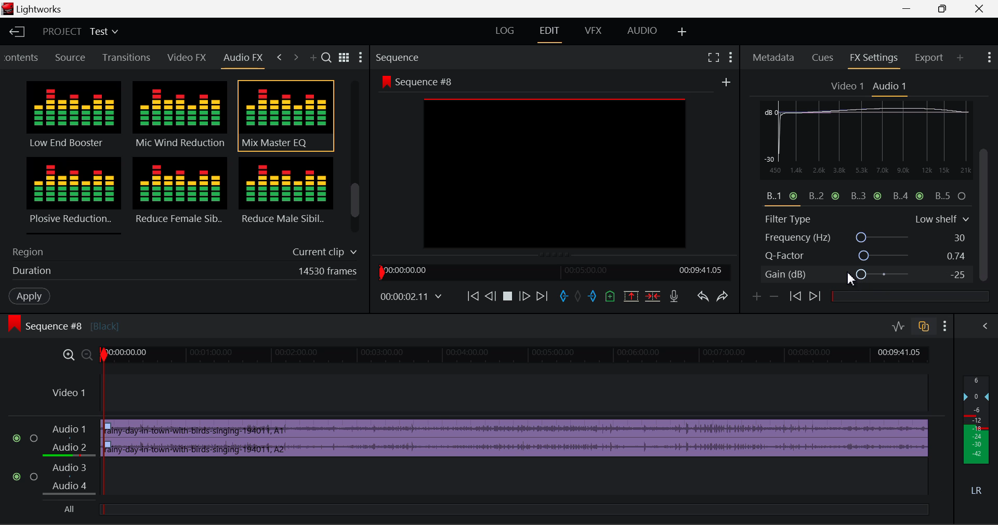 This screenshot has height=525, width=998. I want to click on Undo, so click(704, 299).